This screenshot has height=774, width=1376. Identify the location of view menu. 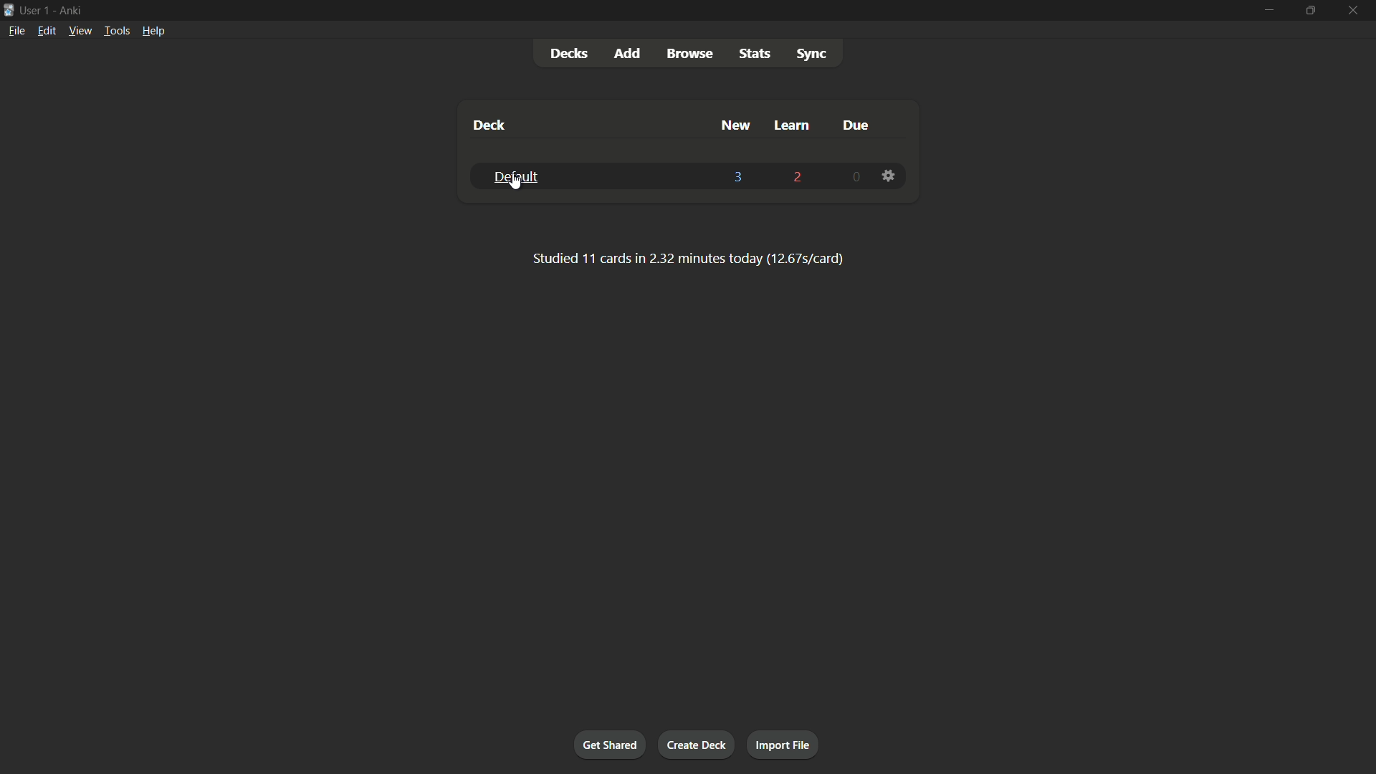
(80, 31).